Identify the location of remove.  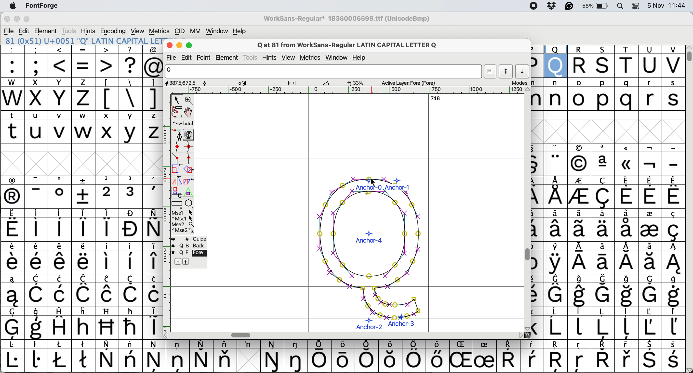
(177, 261).